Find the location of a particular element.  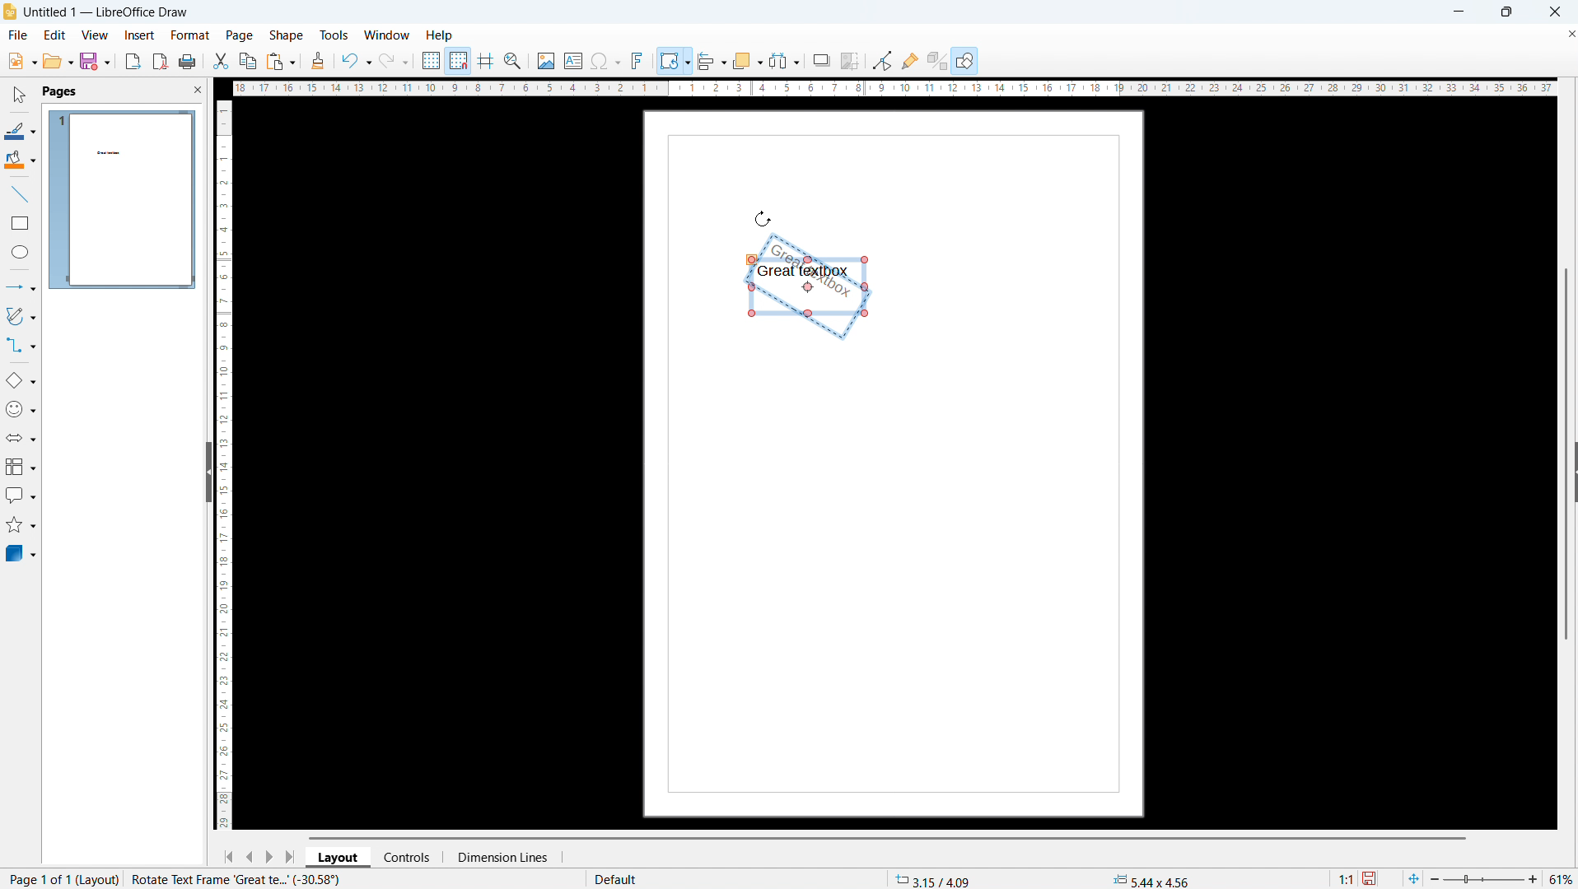

transformation is located at coordinates (675, 60).